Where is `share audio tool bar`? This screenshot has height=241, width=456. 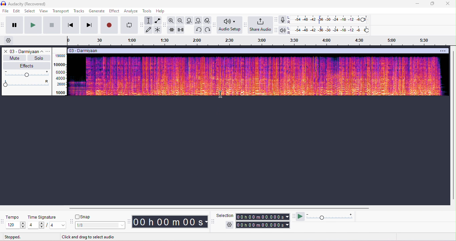 share audio tool bar is located at coordinates (246, 25).